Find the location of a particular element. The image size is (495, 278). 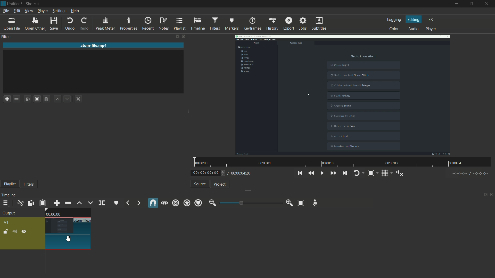

player is located at coordinates (432, 29).